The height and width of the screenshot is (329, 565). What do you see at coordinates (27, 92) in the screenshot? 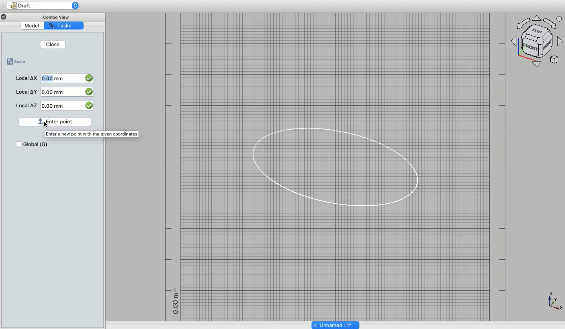
I see `Local Y` at bounding box center [27, 92].